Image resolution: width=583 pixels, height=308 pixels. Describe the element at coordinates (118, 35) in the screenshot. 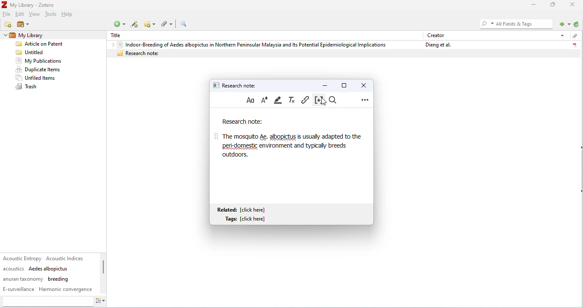

I see `title` at that location.